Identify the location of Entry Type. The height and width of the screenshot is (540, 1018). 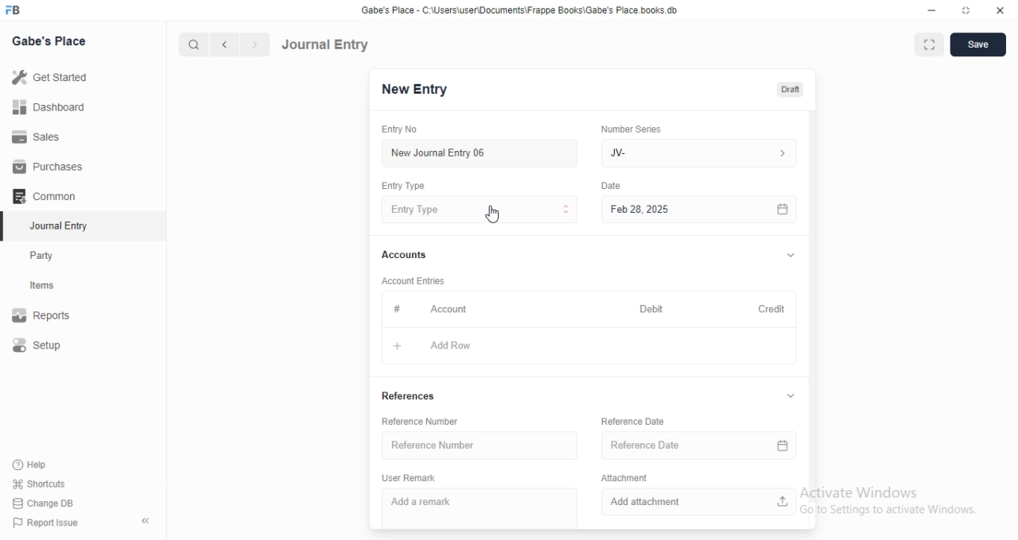
(479, 210).